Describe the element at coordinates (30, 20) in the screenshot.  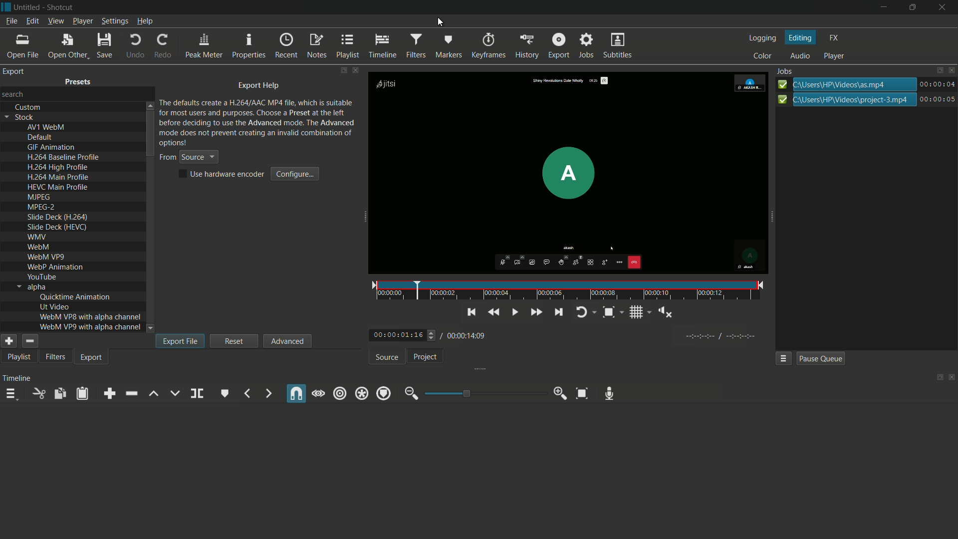
I see `edit menu` at that location.